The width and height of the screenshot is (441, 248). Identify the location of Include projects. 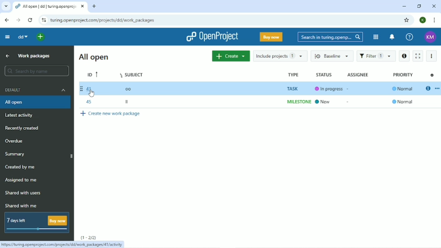
(280, 57).